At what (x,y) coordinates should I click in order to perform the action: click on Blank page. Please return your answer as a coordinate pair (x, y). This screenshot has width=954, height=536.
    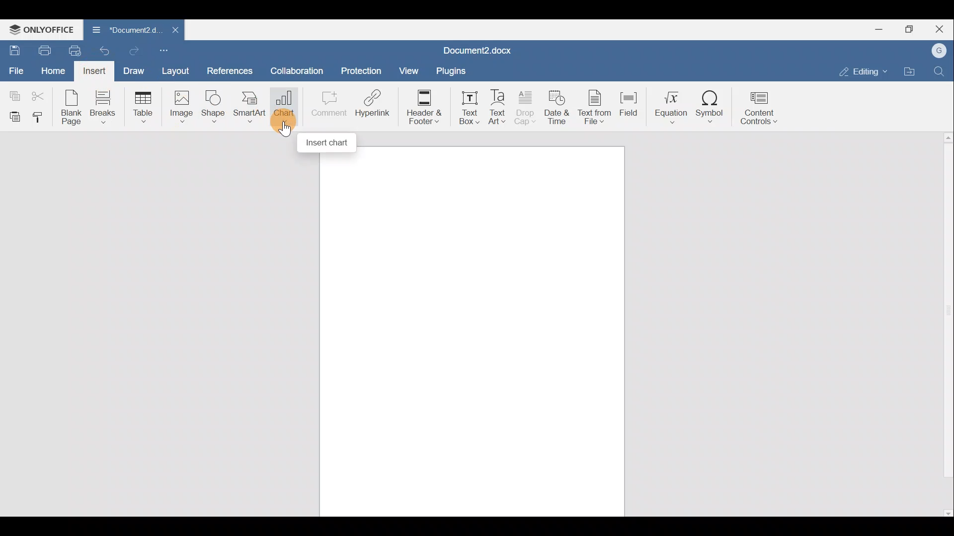
    Looking at the image, I should click on (69, 106).